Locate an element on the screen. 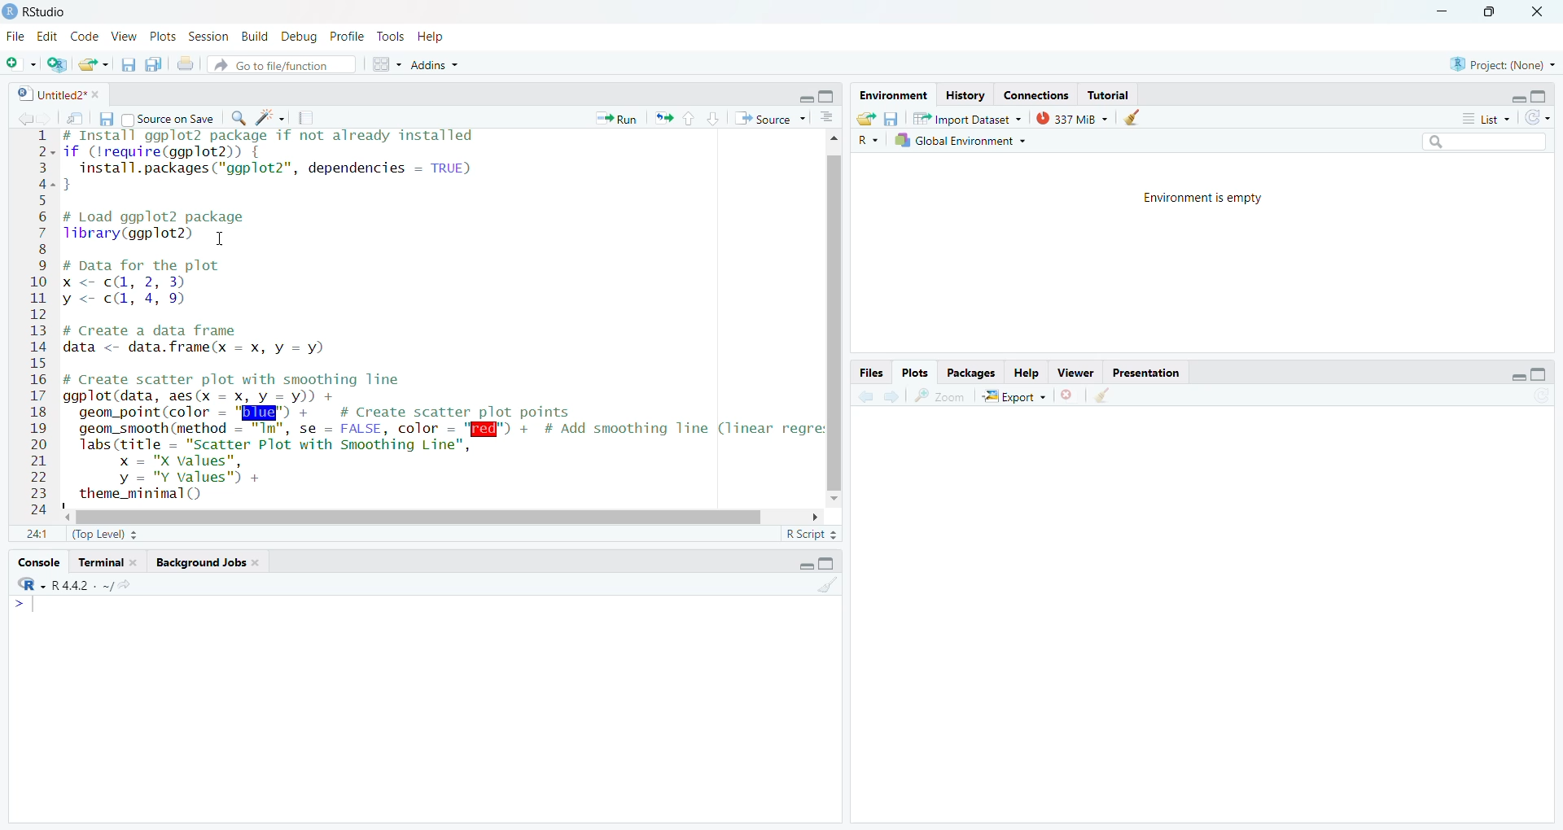  Export ~ is located at coordinates (1017, 399).